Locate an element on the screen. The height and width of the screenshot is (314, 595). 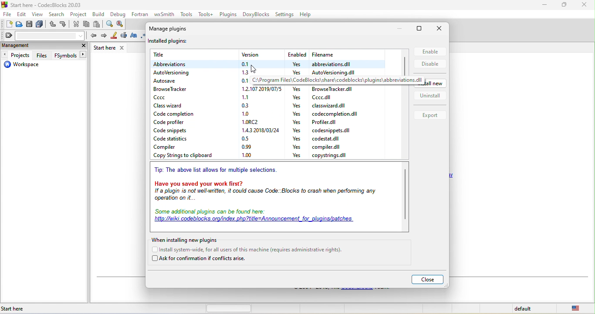
start here is located at coordinates (111, 48).